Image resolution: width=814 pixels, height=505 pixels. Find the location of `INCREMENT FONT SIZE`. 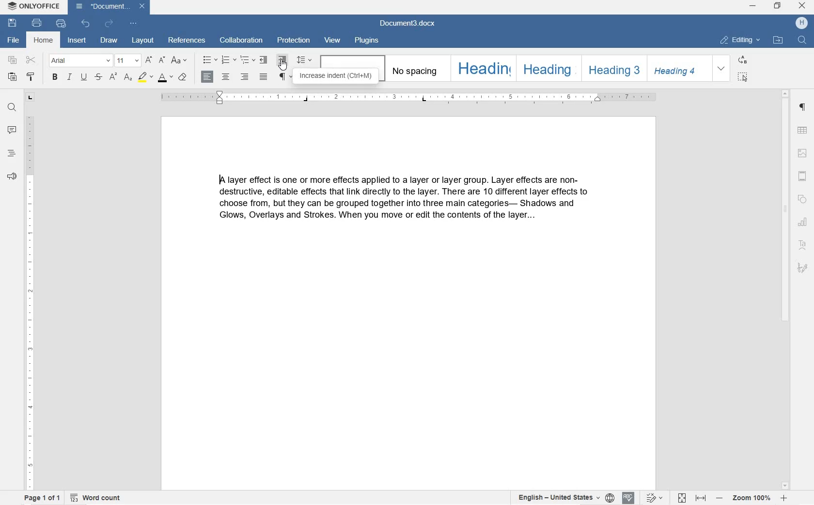

INCREMENT FONT SIZE is located at coordinates (148, 59).